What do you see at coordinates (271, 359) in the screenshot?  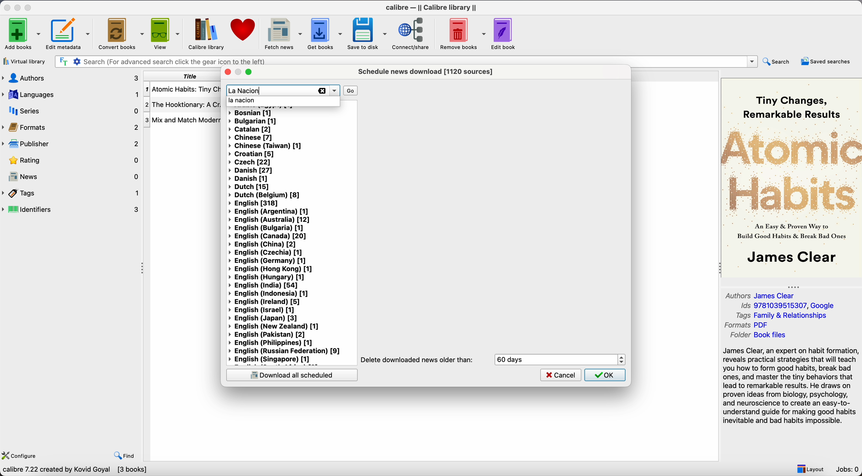 I see `English (Singapore) [1]` at bounding box center [271, 359].